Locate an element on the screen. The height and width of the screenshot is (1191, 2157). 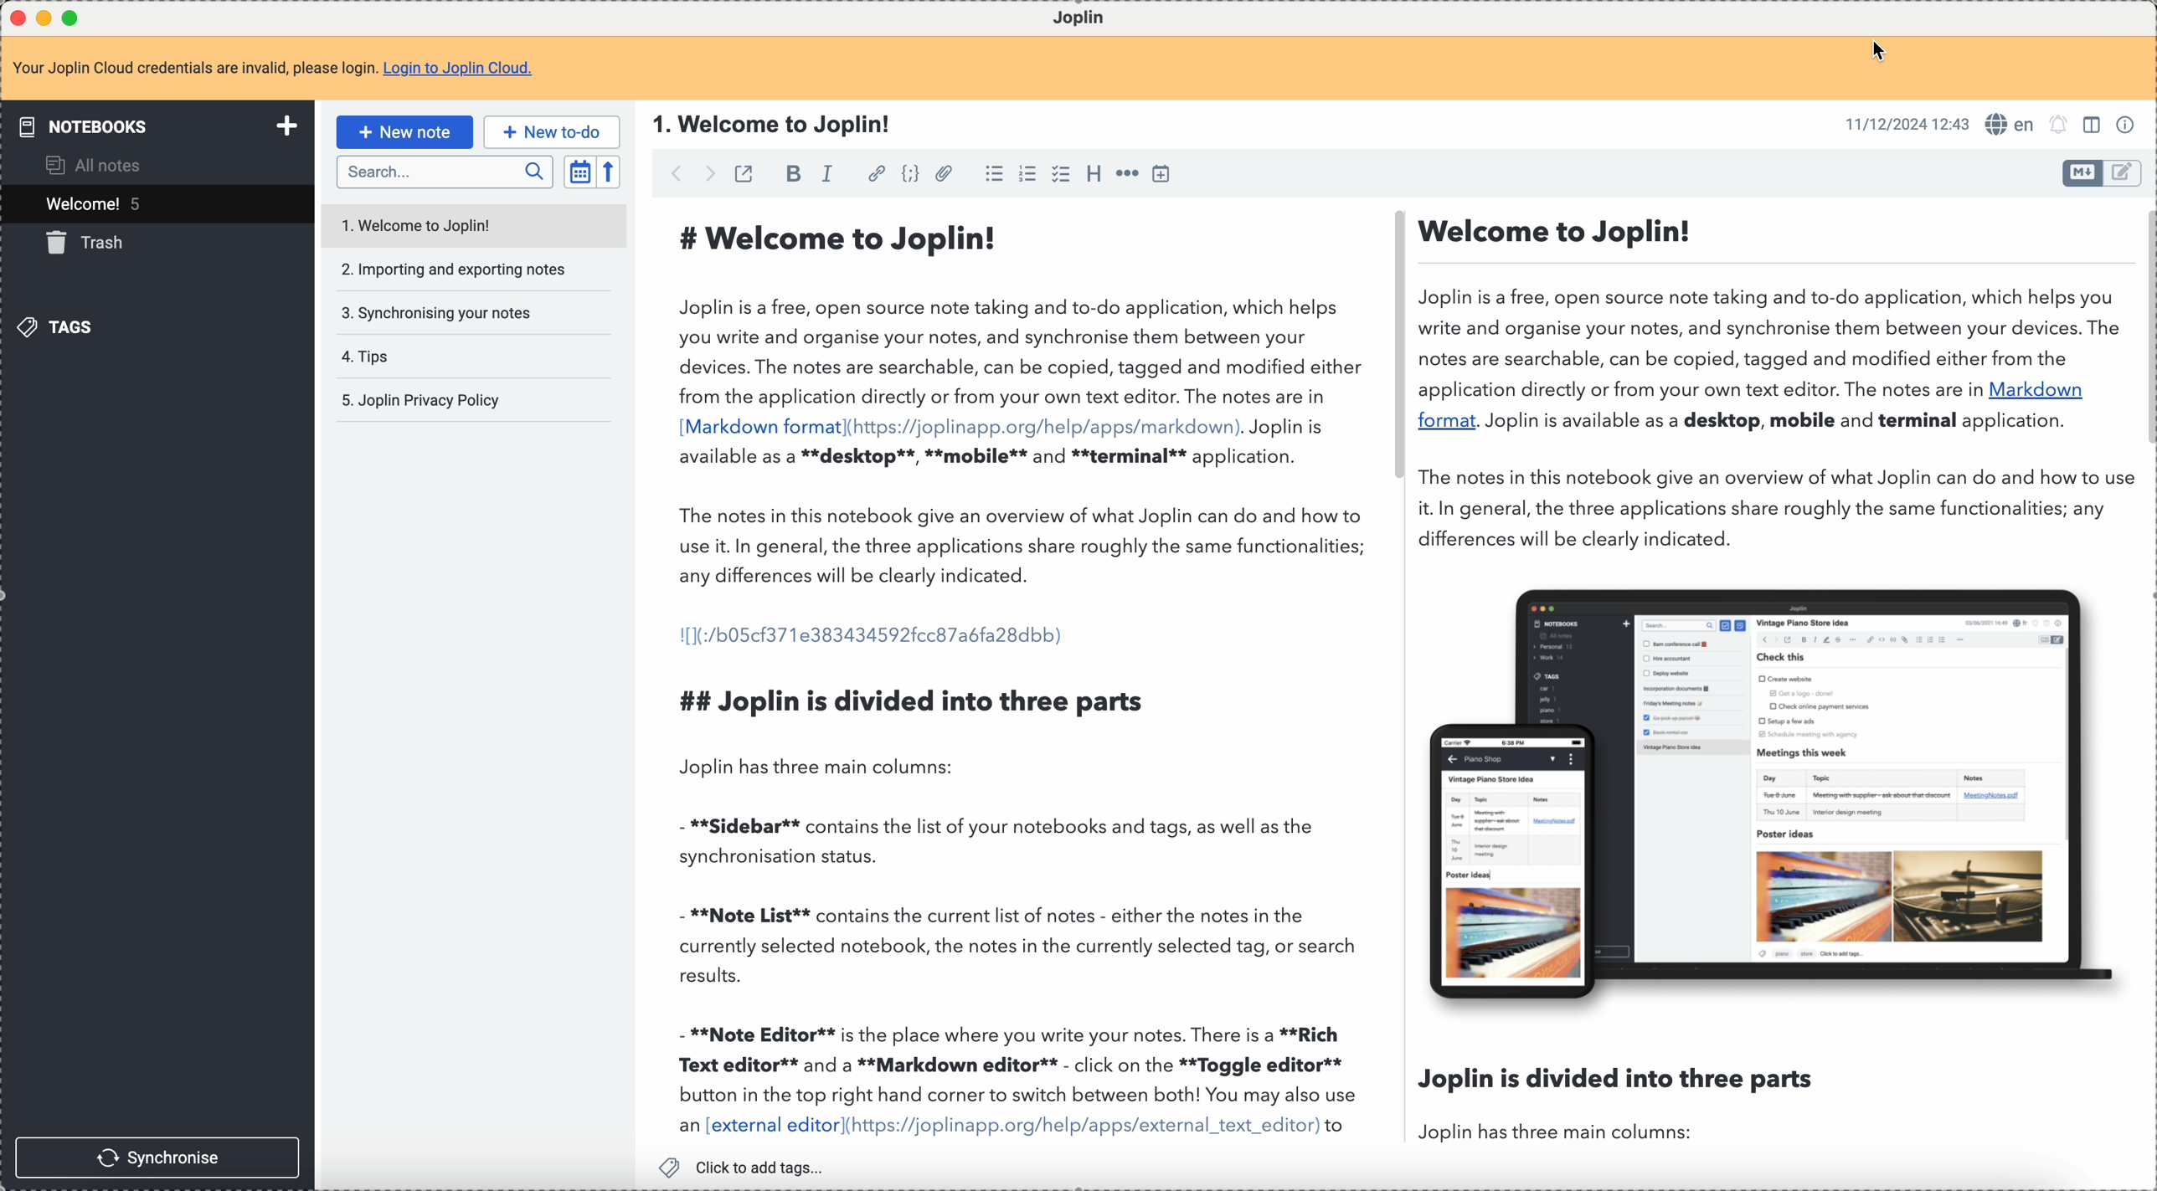
attach file is located at coordinates (945, 173).